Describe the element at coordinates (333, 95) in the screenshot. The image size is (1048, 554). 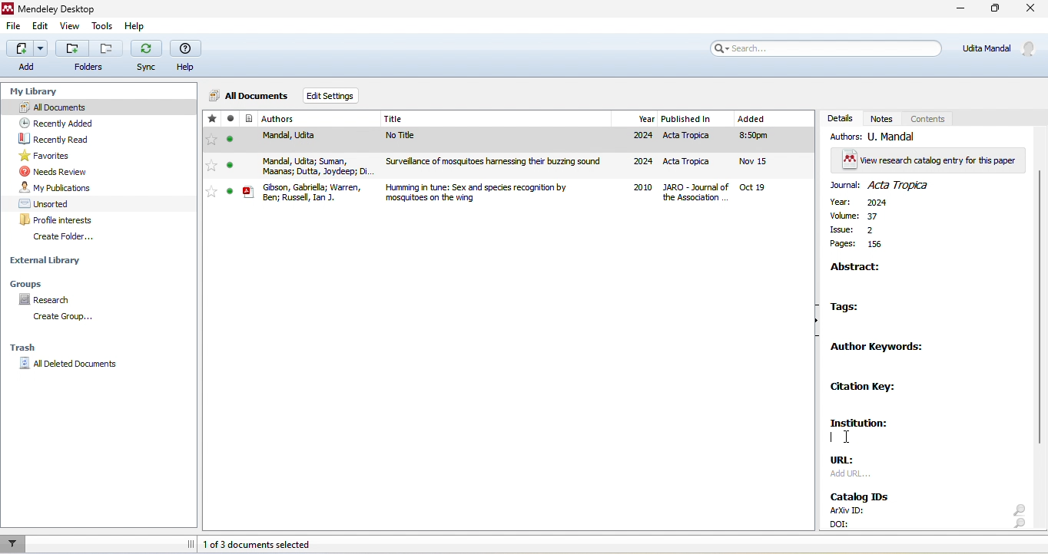
I see `edit setting` at that location.